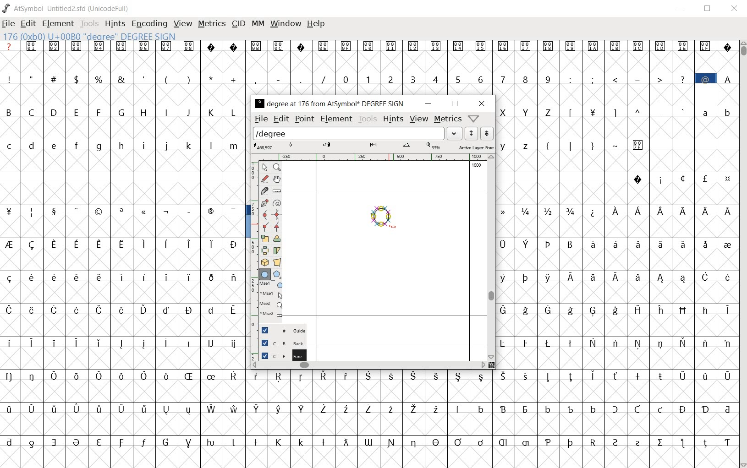 This screenshot has height=468, width=747. What do you see at coordinates (387, 218) in the screenshot?
I see `creating custom glyph for the degree symbol` at bounding box center [387, 218].